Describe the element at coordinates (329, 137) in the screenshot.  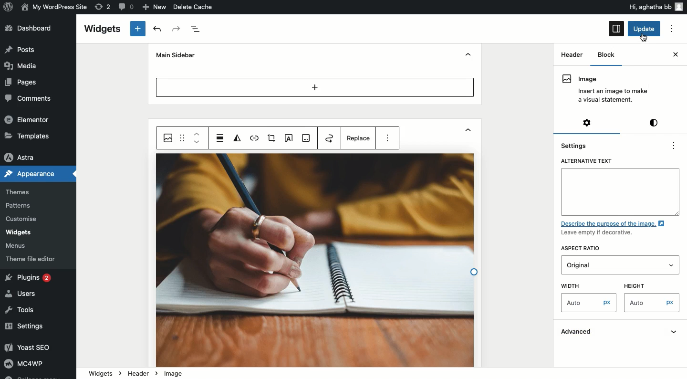
I see `Draw` at that location.